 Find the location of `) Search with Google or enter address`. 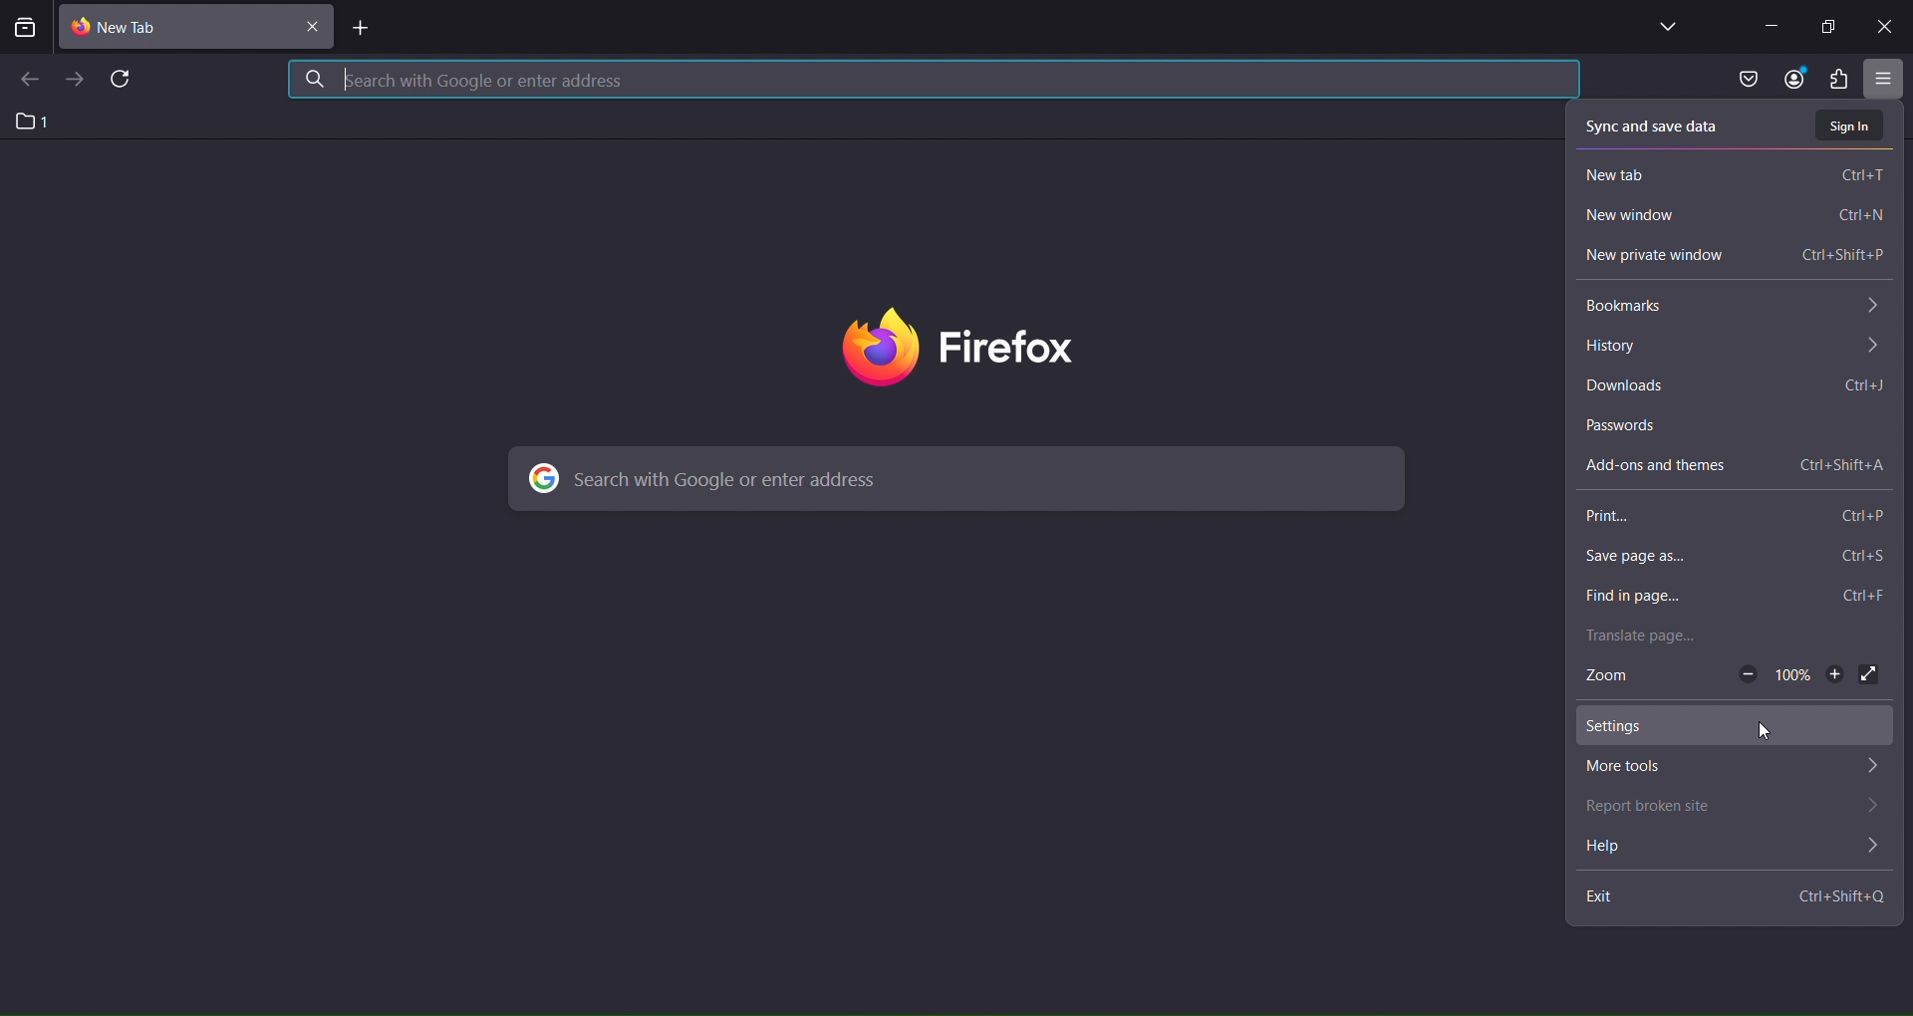

) Search with Google or enter address is located at coordinates (709, 479).